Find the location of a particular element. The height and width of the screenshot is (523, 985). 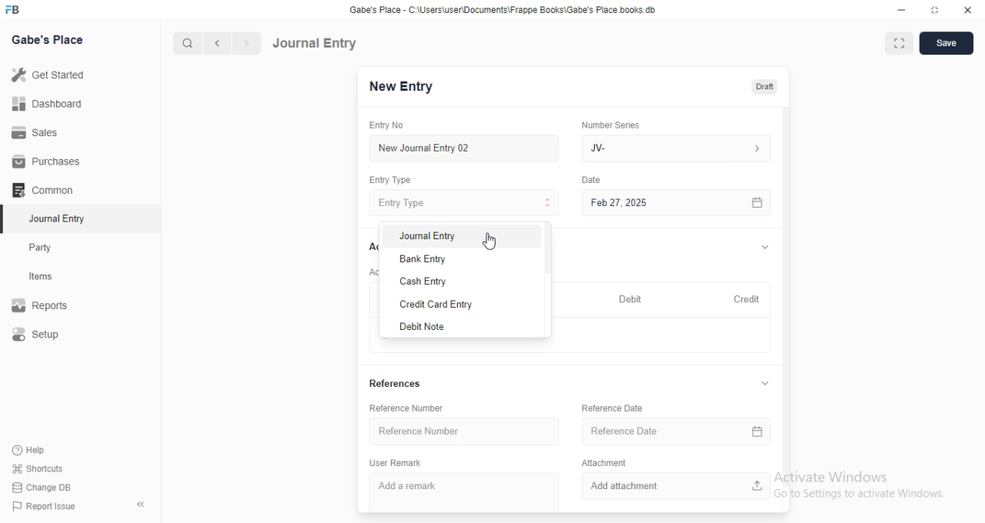

cursor is located at coordinates (492, 242).